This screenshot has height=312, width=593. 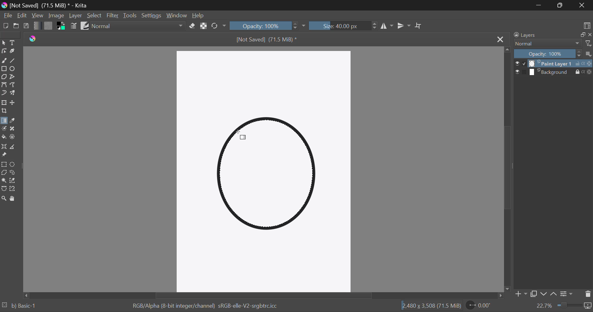 What do you see at coordinates (57, 16) in the screenshot?
I see `Image` at bounding box center [57, 16].